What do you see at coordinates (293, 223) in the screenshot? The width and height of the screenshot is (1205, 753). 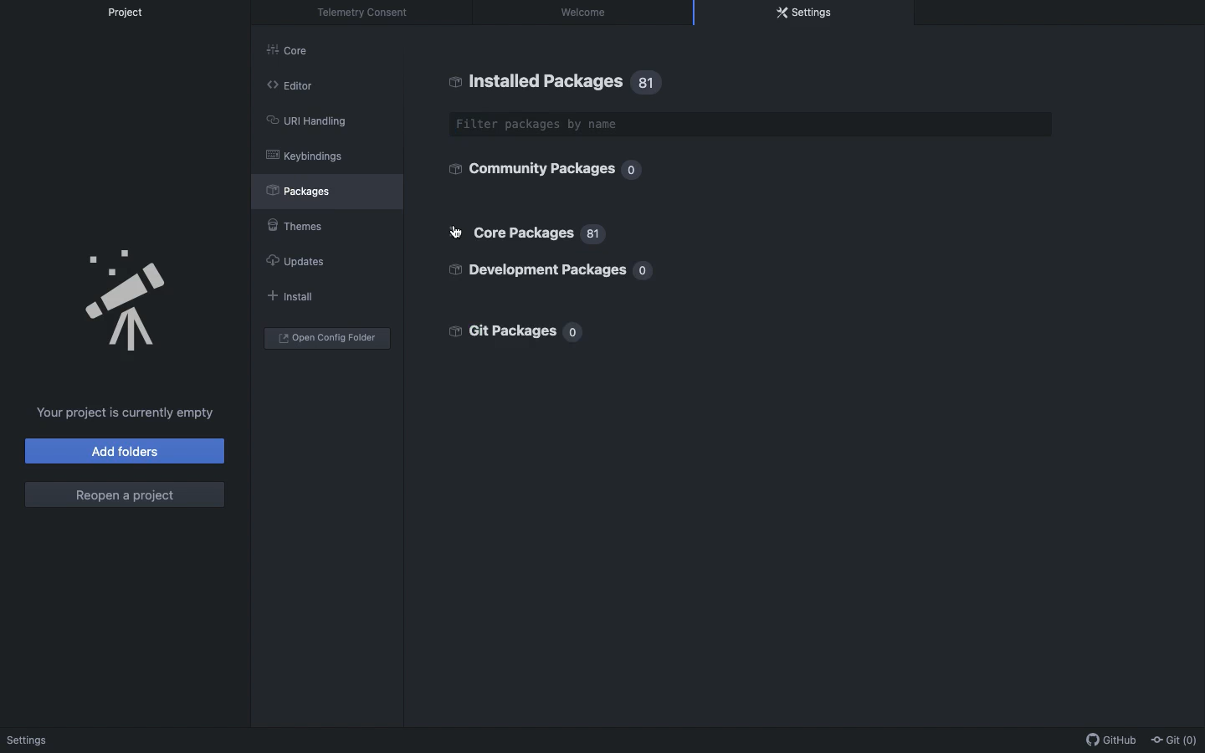 I see `Themes` at bounding box center [293, 223].